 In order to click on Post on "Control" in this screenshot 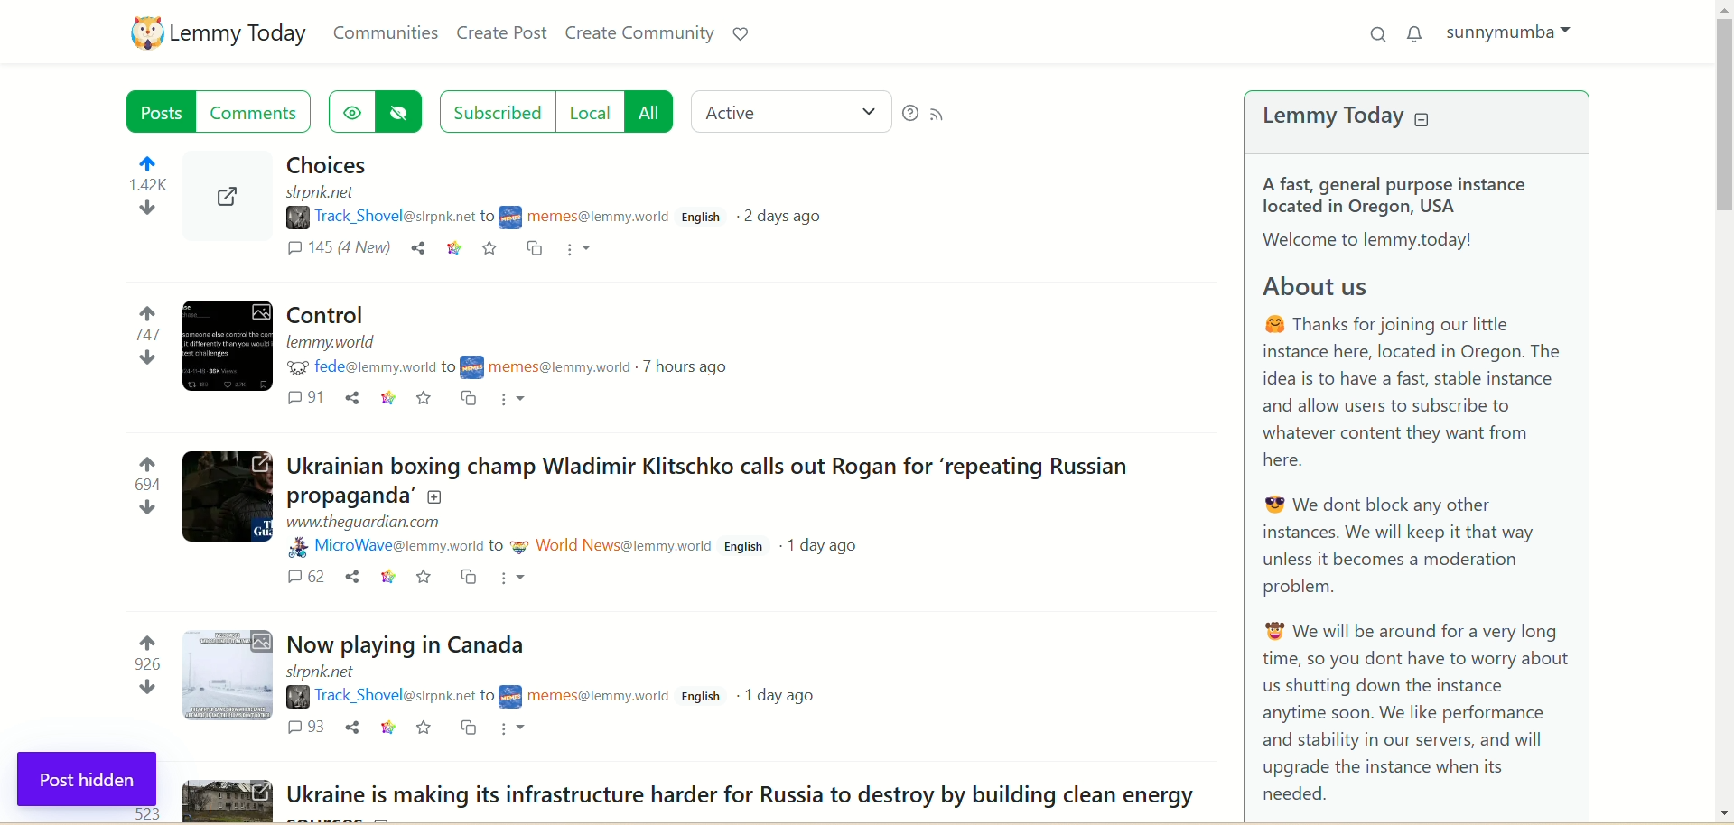, I will do `click(324, 315)`.